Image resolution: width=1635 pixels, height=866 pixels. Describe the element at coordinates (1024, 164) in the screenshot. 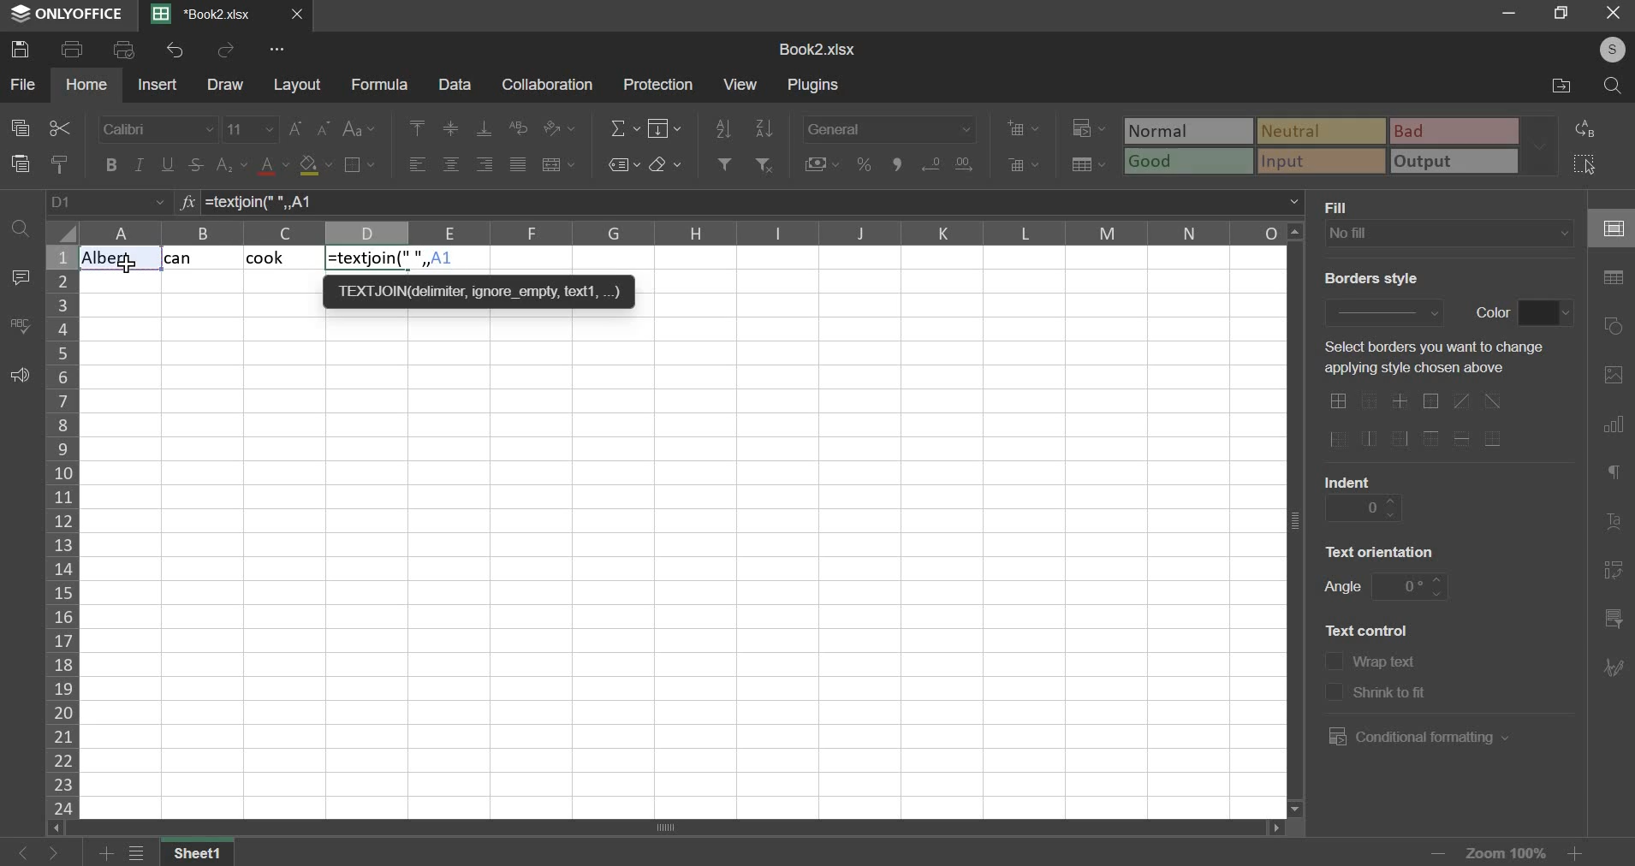

I see `delete cells` at that location.